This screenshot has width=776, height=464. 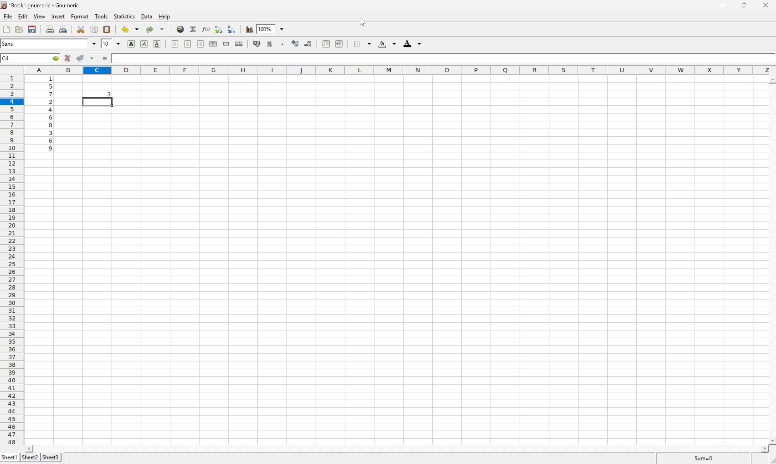 What do you see at coordinates (94, 44) in the screenshot?
I see `drop down` at bounding box center [94, 44].